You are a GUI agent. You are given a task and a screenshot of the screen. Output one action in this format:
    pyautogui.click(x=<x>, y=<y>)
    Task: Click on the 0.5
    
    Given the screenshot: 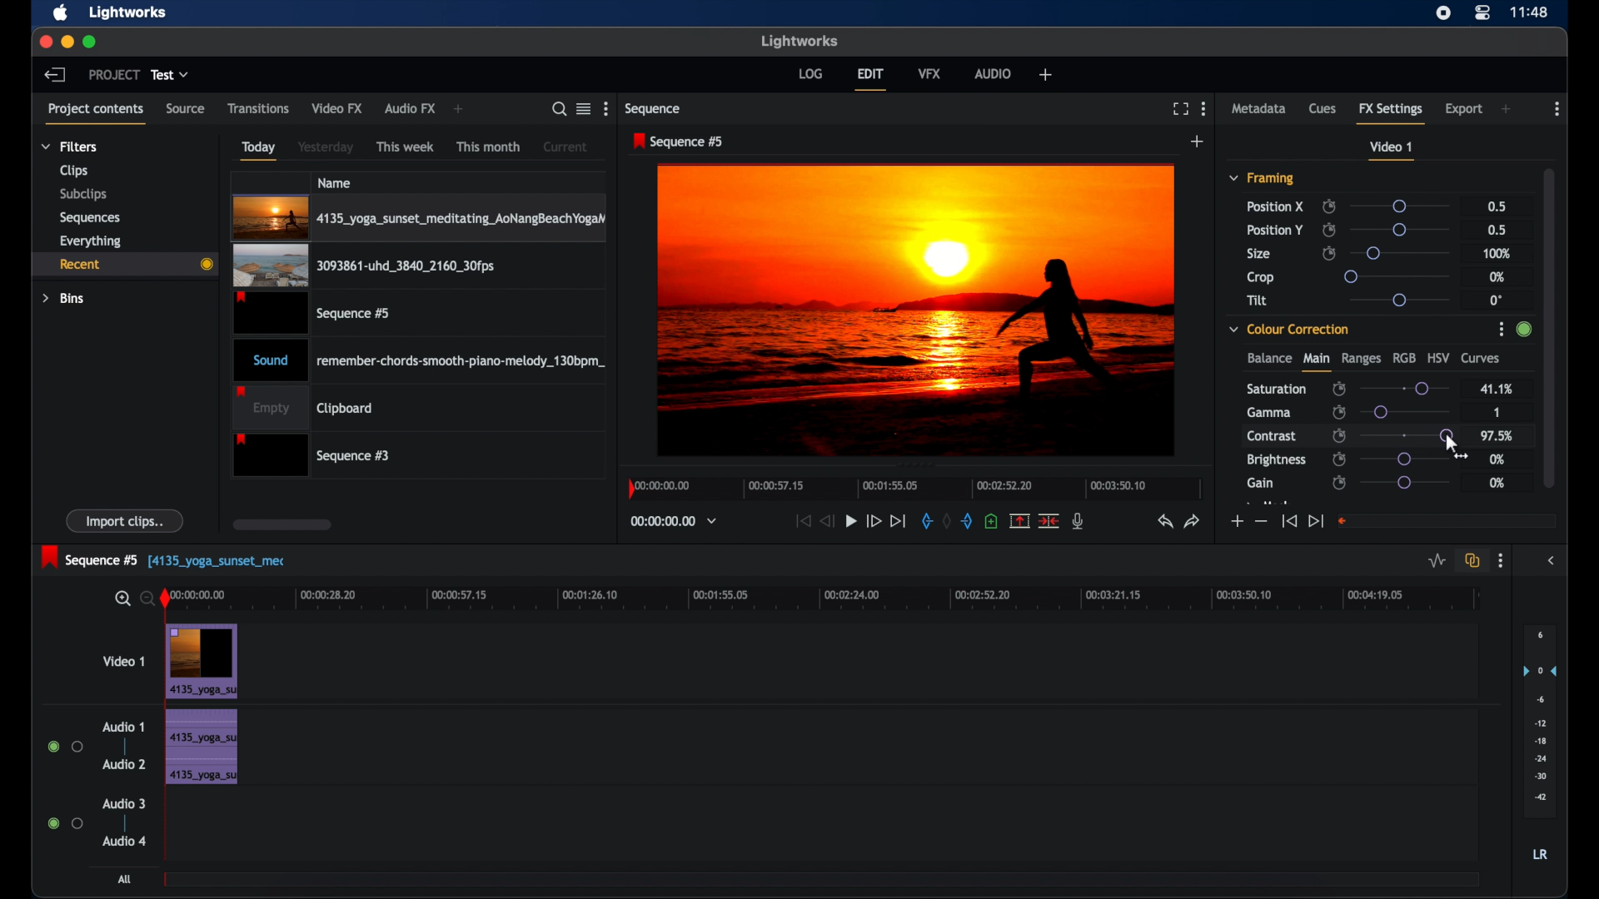 What is the action you would take?
    pyautogui.click(x=1496, y=230)
    